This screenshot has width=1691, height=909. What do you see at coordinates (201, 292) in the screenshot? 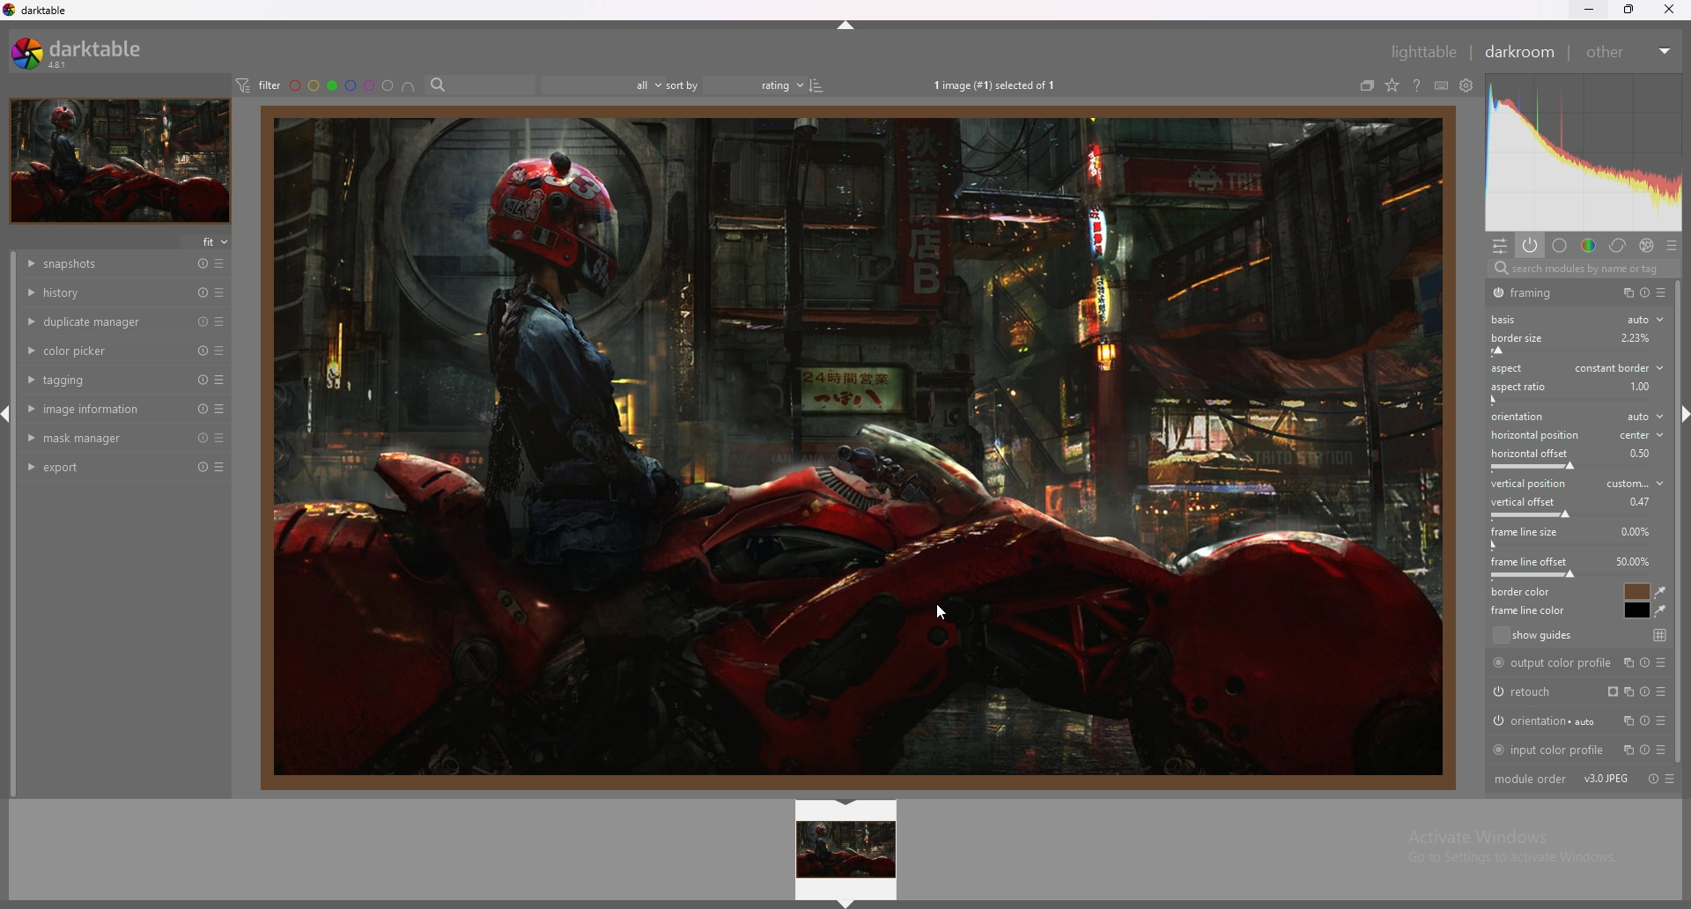
I see `reset` at bounding box center [201, 292].